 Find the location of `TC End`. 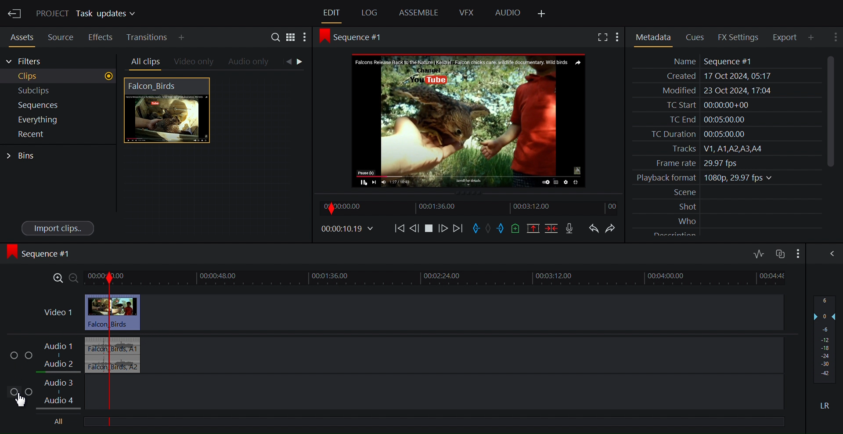

TC End is located at coordinates (726, 119).